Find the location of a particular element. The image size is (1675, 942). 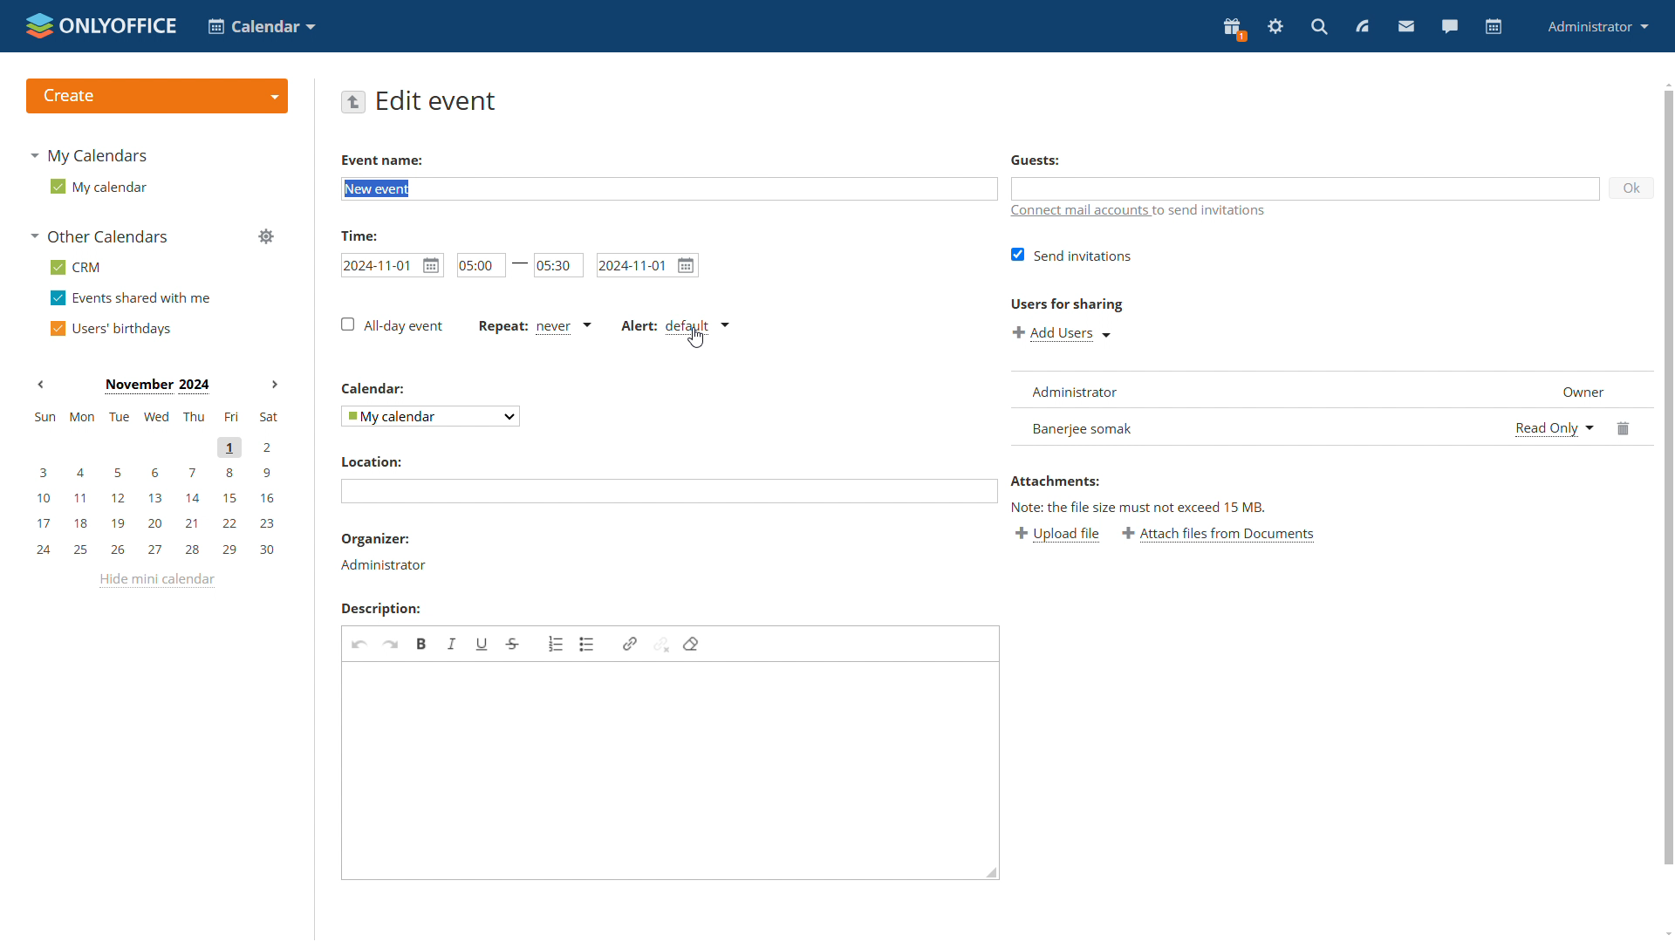

mini calendar is located at coordinates (155, 483).